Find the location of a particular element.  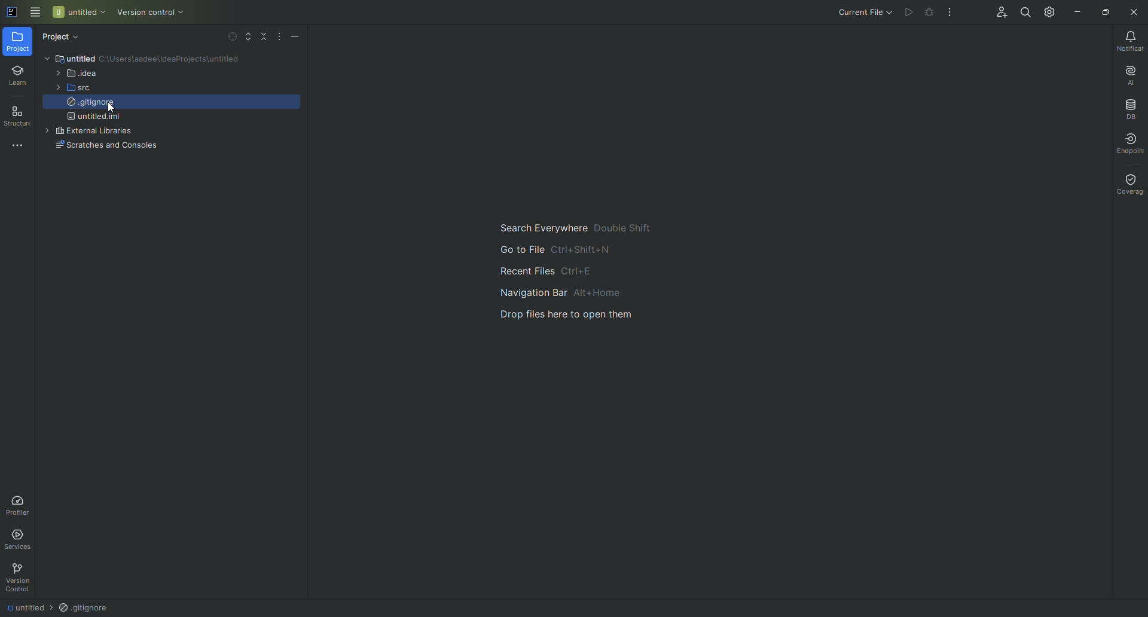

More is located at coordinates (280, 38).